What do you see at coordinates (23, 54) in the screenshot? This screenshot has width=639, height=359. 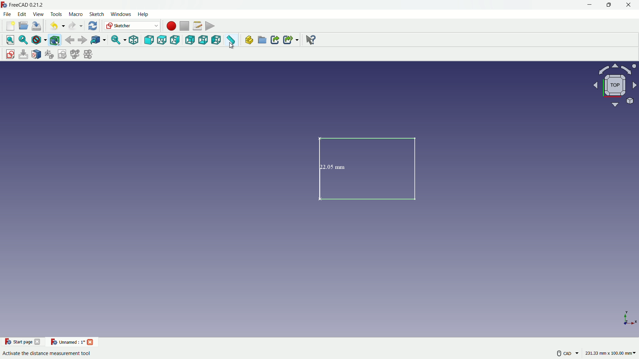 I see `edit sketch` at bounding box center [23, 54].